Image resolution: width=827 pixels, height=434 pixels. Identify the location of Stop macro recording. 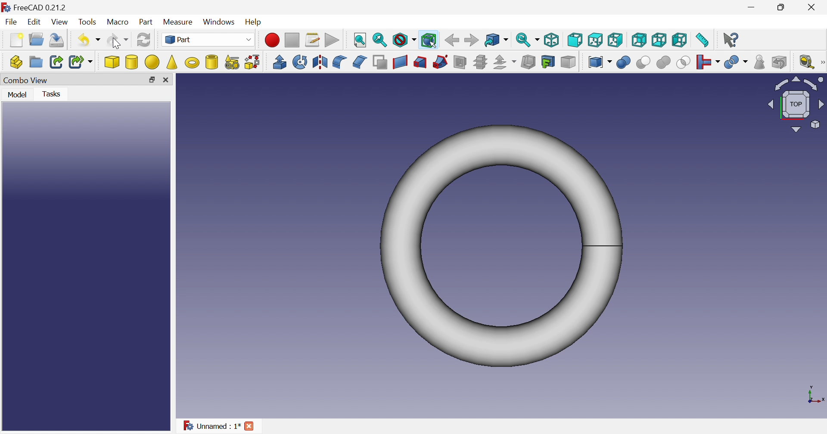
(292, 40).